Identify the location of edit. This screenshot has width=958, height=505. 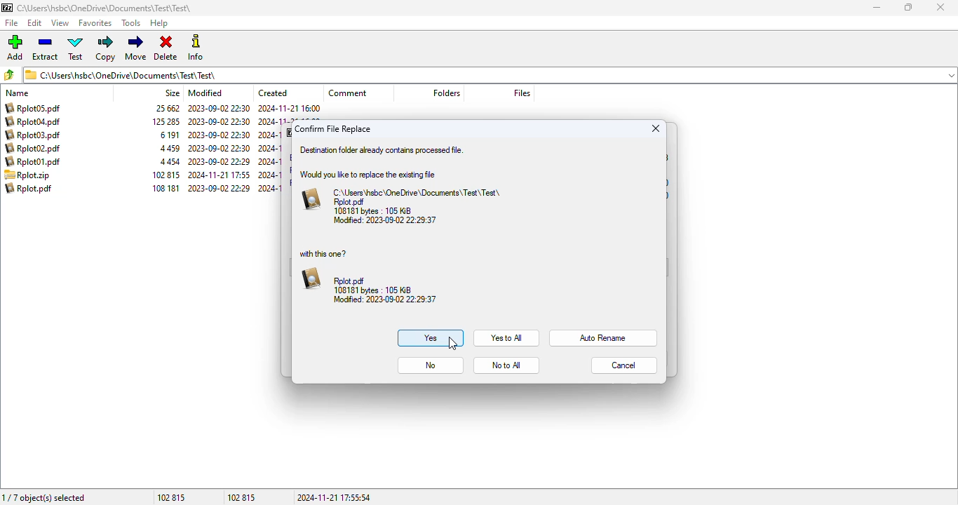
(35, 23).